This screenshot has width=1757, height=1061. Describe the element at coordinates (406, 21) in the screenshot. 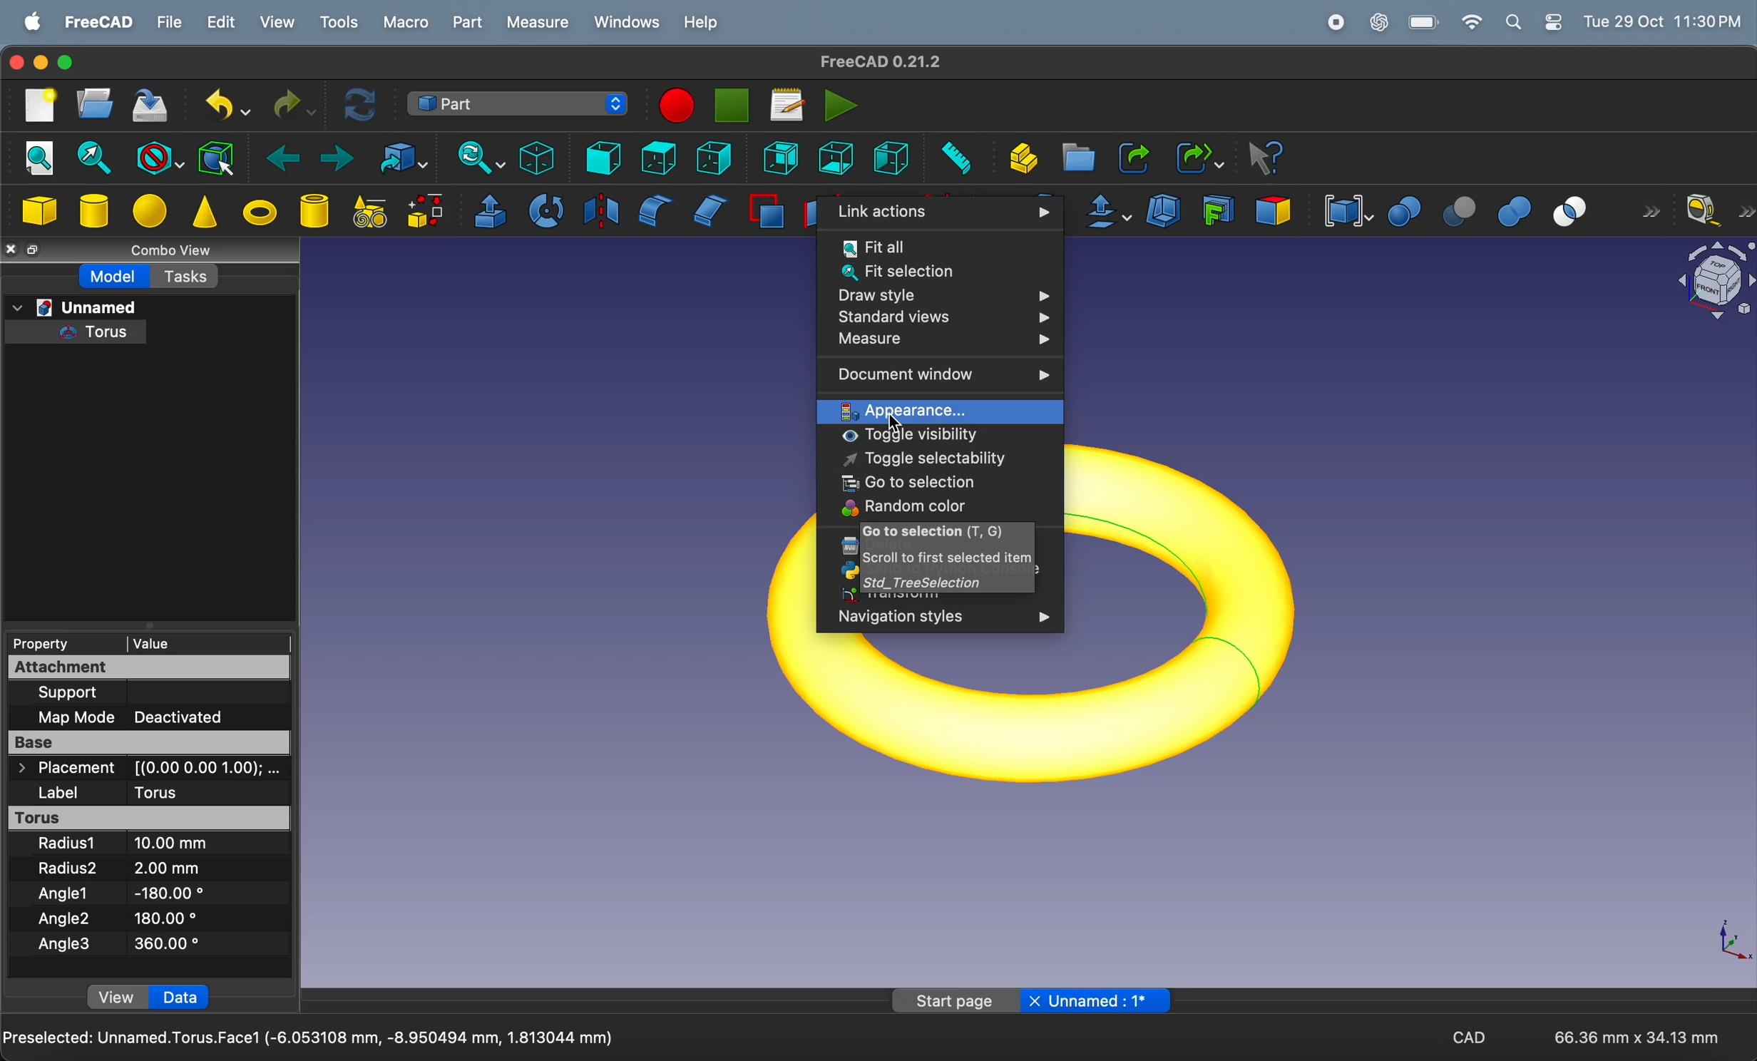

I see `marco` at that location.